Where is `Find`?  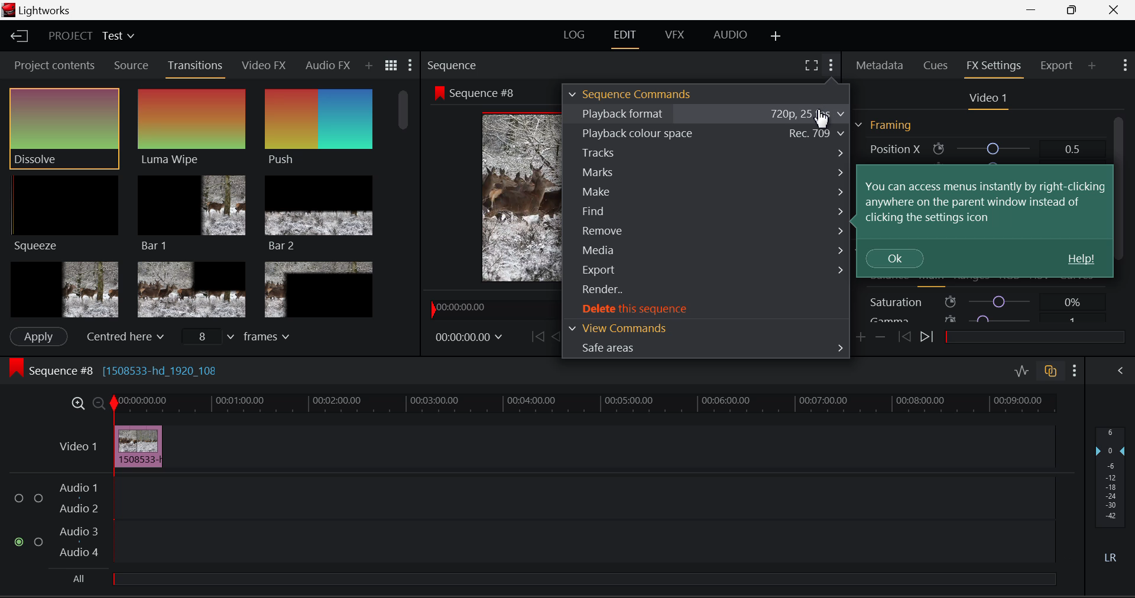
Find is located at coordinates (707, 210).